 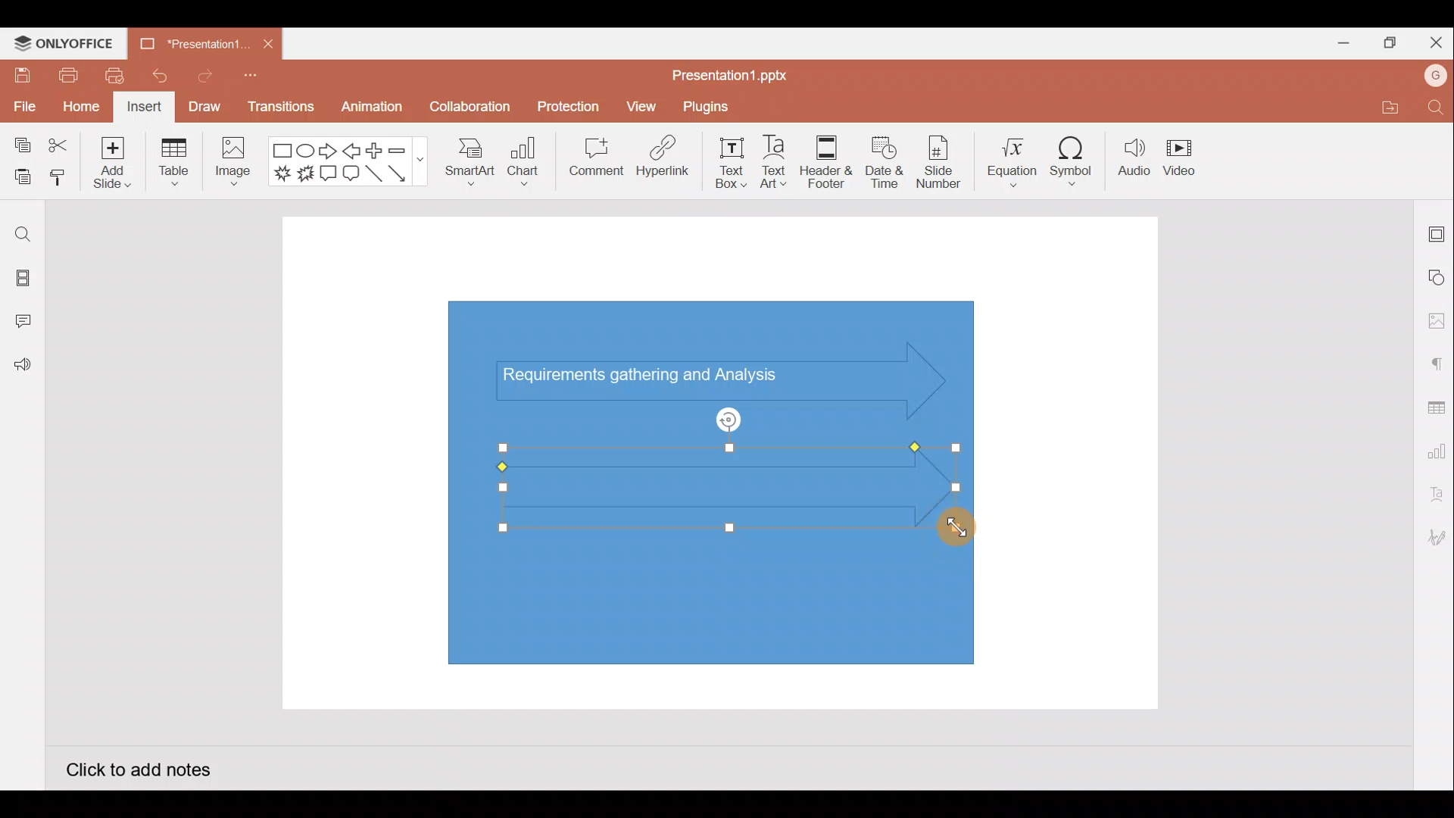 I want to click on Text box, so click(x=732, y=163).